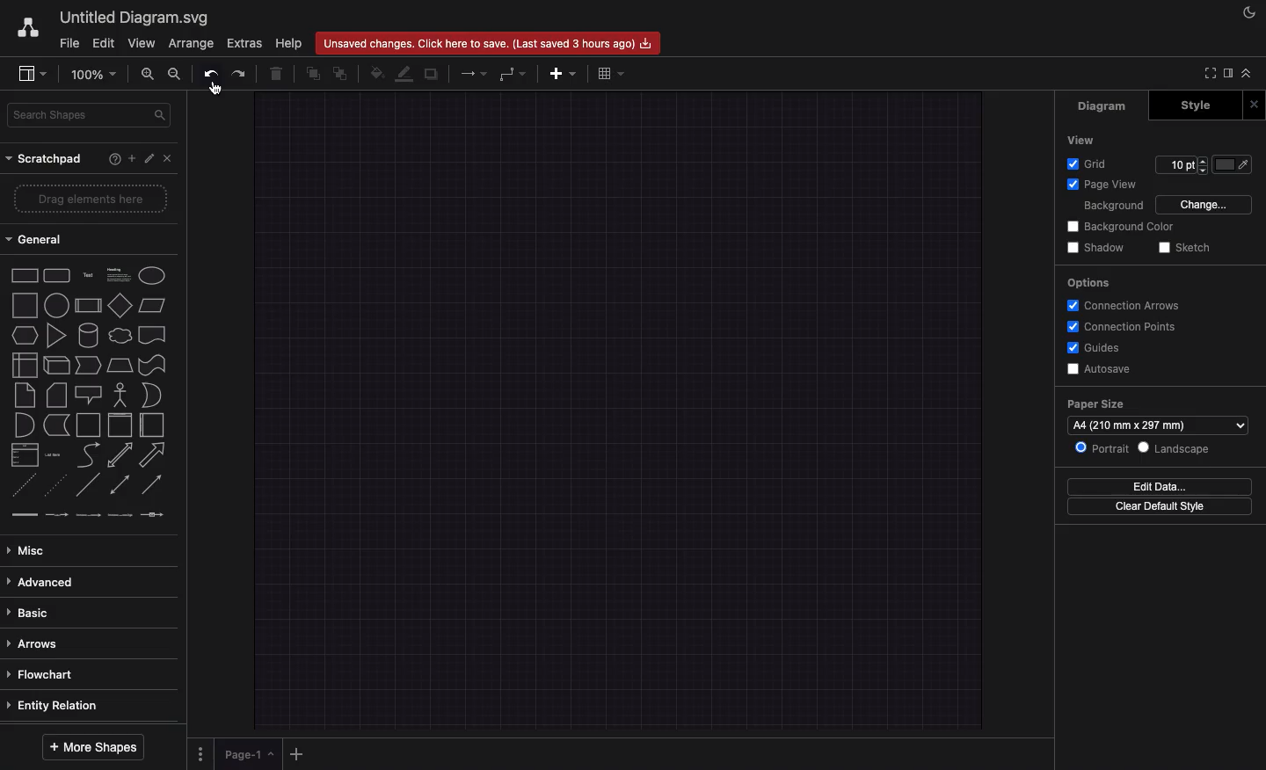 The width and height of the screenshot is (1266, 770). What do you see at coordinates (192, 44) in the screenshot?
I see `Arrange` at bounding box center [192, 44].